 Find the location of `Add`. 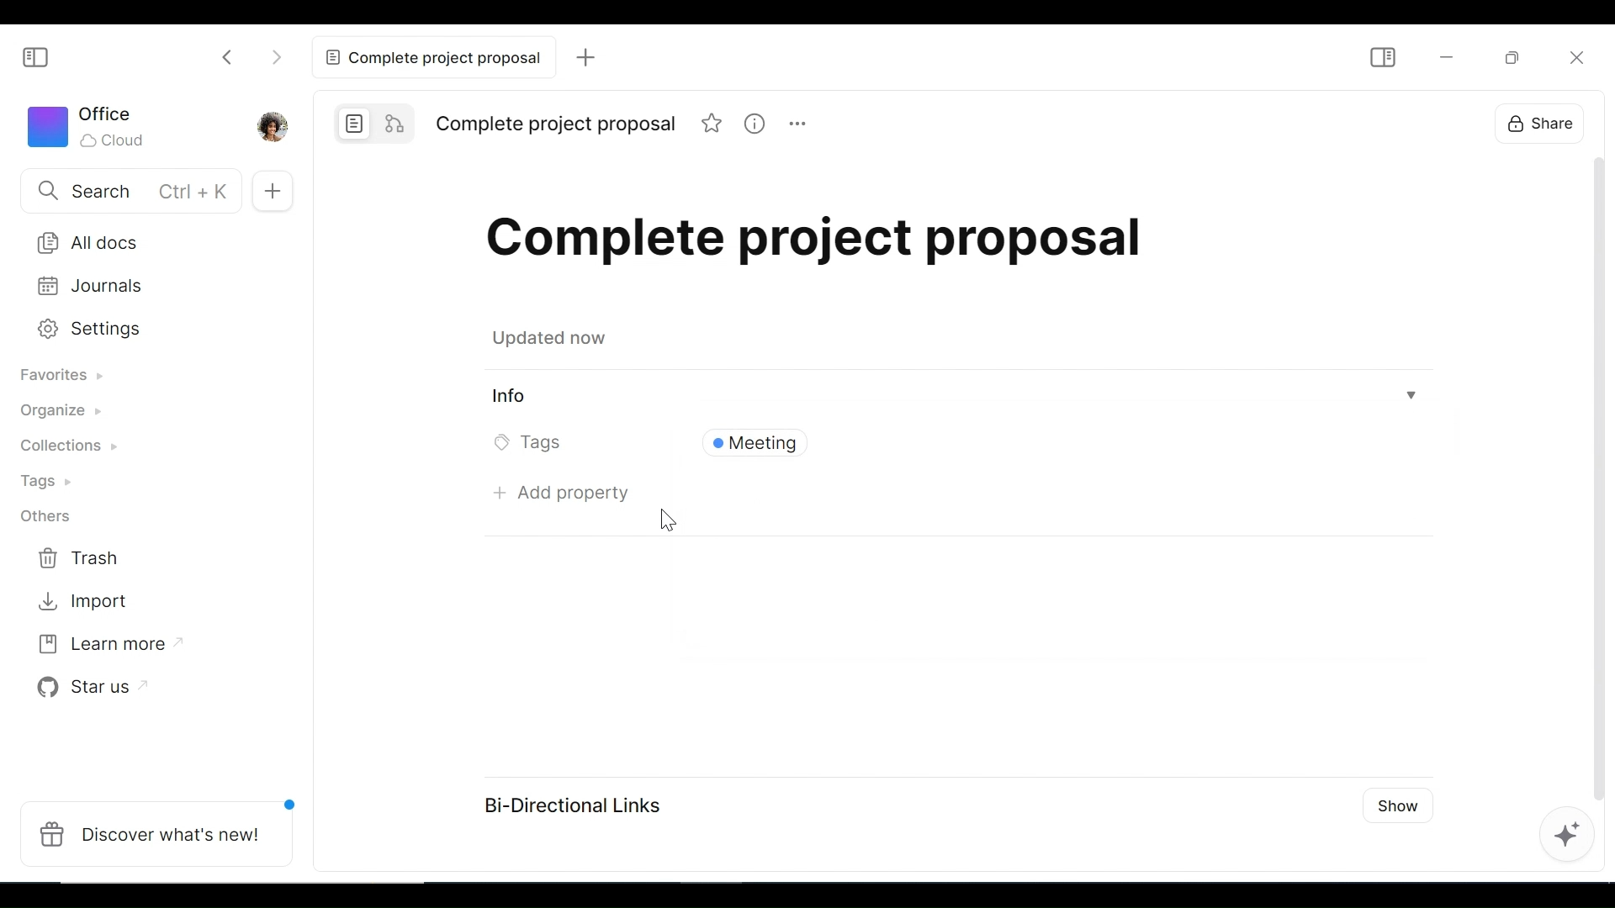

Add is located at coordinates (587, 58).